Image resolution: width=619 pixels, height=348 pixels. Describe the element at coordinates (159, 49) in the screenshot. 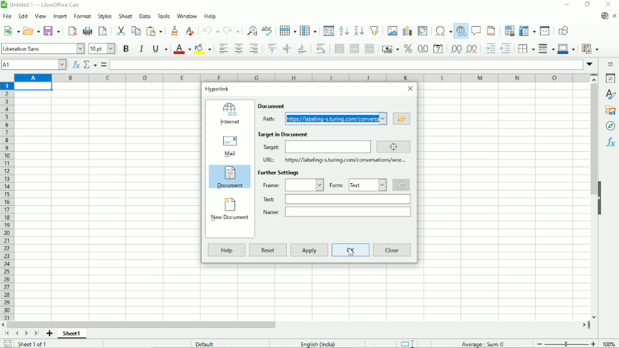

I see `Underline` at that location.